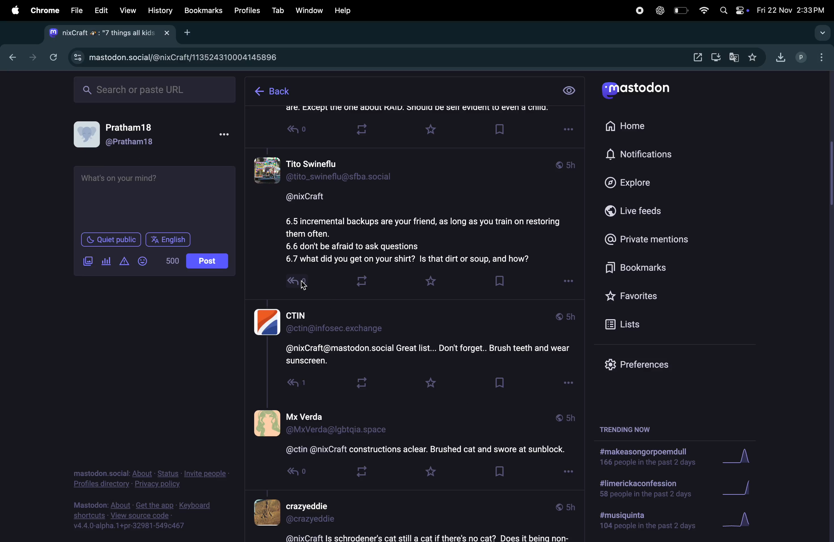  Describe the element at coordinates (359, 472) in the screenshot. I see `loop` at that location.